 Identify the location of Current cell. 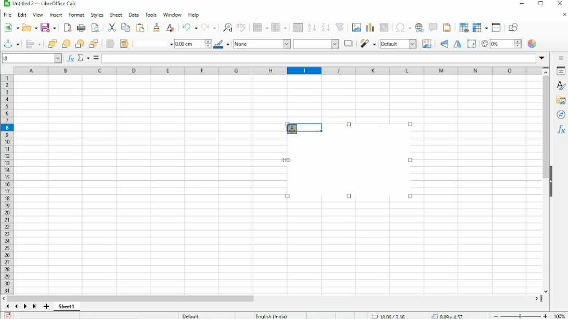
(32, 58).